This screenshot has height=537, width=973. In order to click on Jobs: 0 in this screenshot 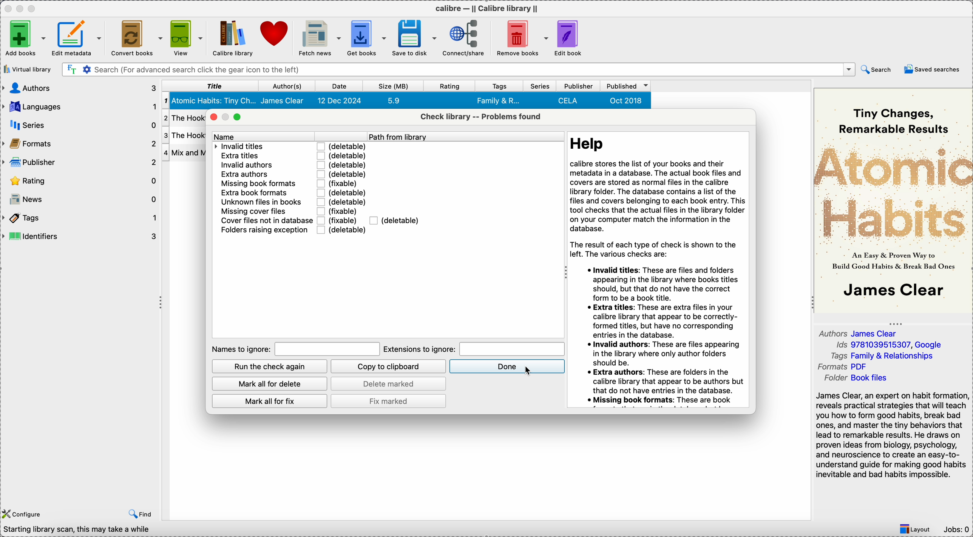, I will do `click(957, 530)`.